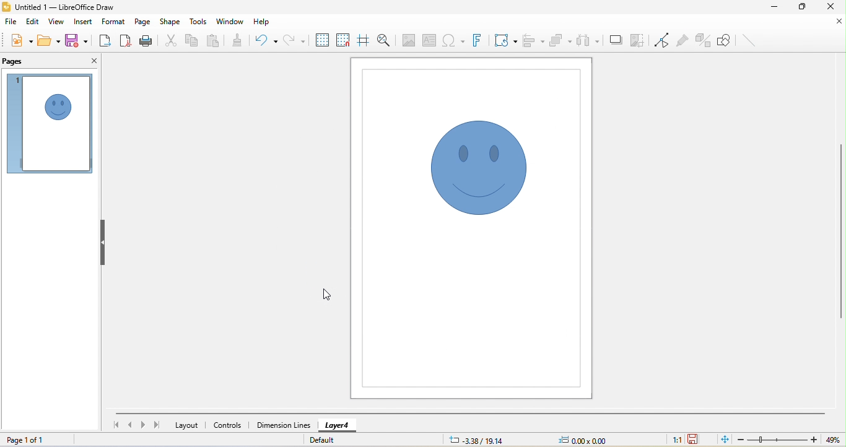 The image size is (846, 447). What do you see at coordinates (344, 42) in the screenshot?
I see `snap to grids` at bounding box center [344, 42].